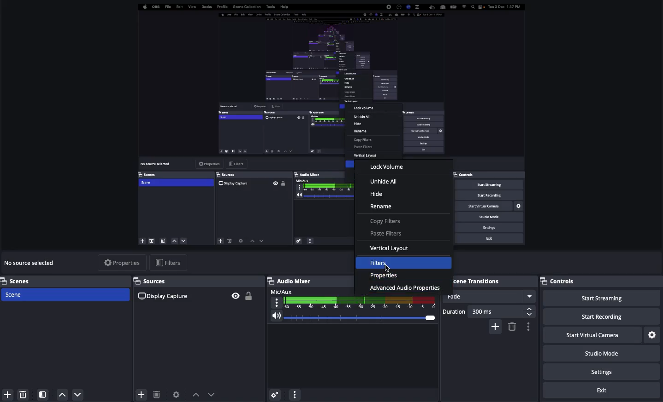  I want to click on Copy filters, so click(386, 222).